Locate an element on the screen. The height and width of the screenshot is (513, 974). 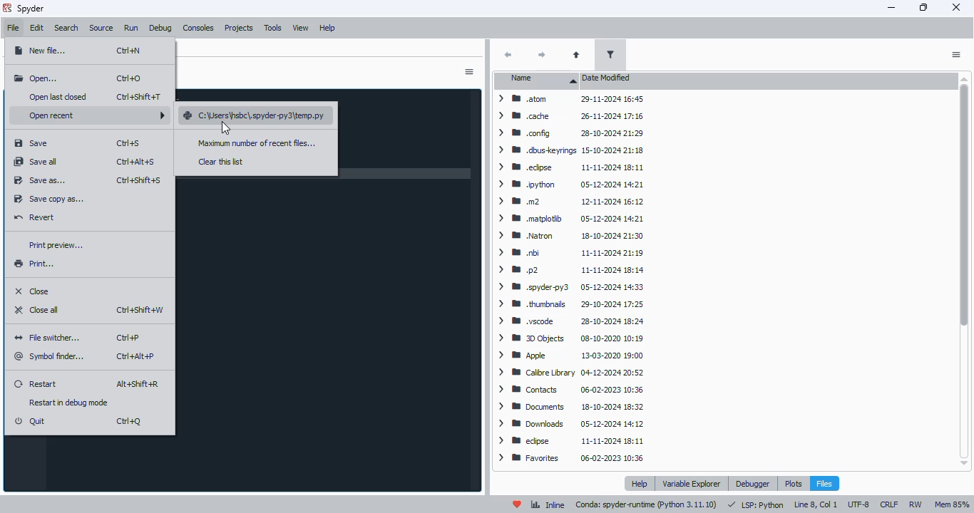
variable explorer is located at coordinates (692, 483).